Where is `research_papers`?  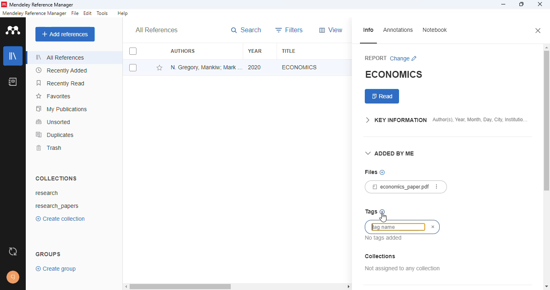 research_papers is located at coordinates (57, 206).